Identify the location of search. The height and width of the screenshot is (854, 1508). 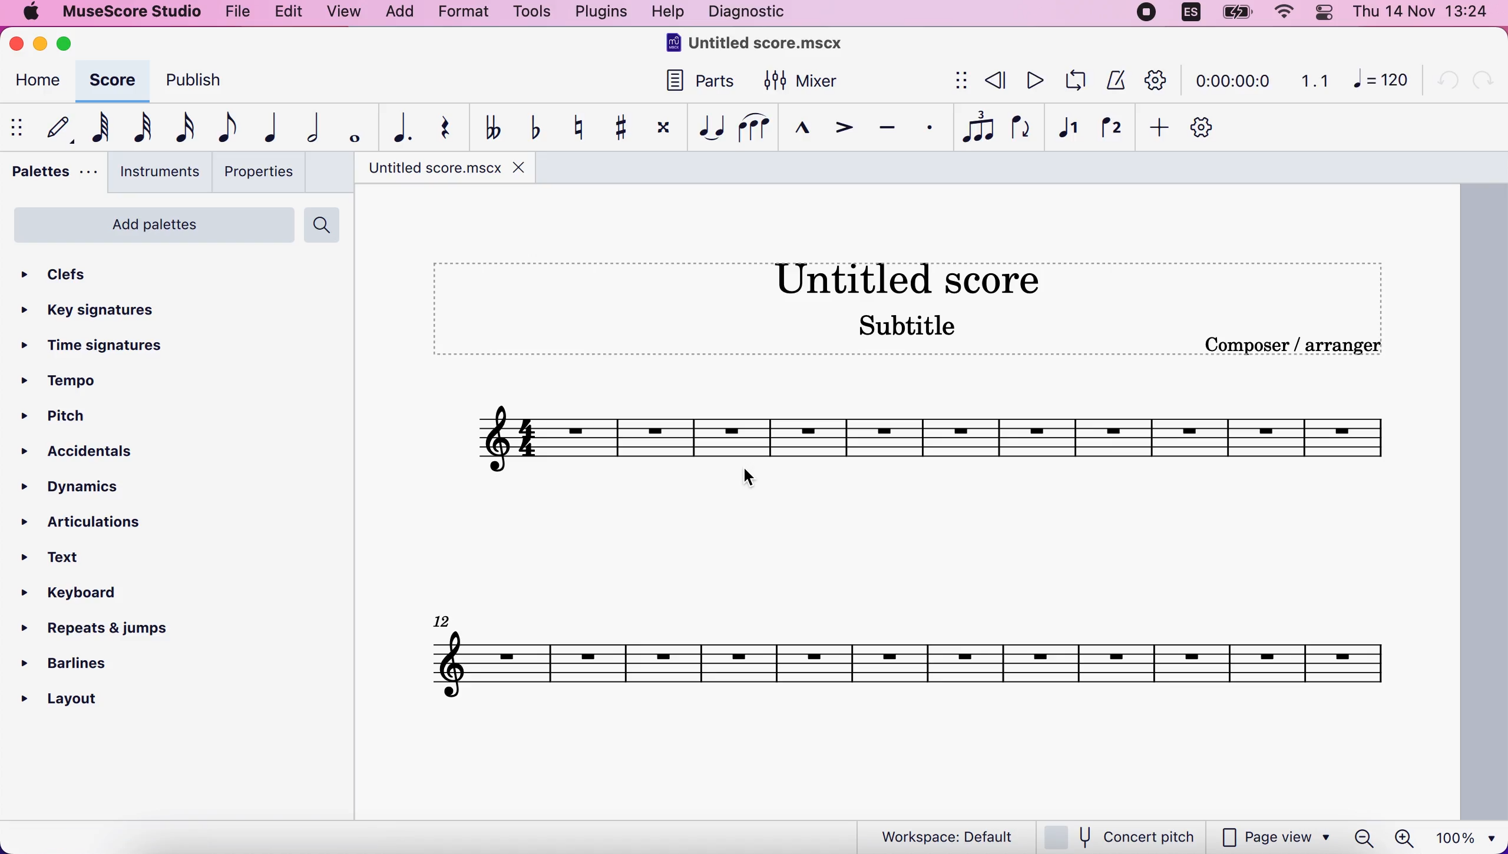
(330, 226).